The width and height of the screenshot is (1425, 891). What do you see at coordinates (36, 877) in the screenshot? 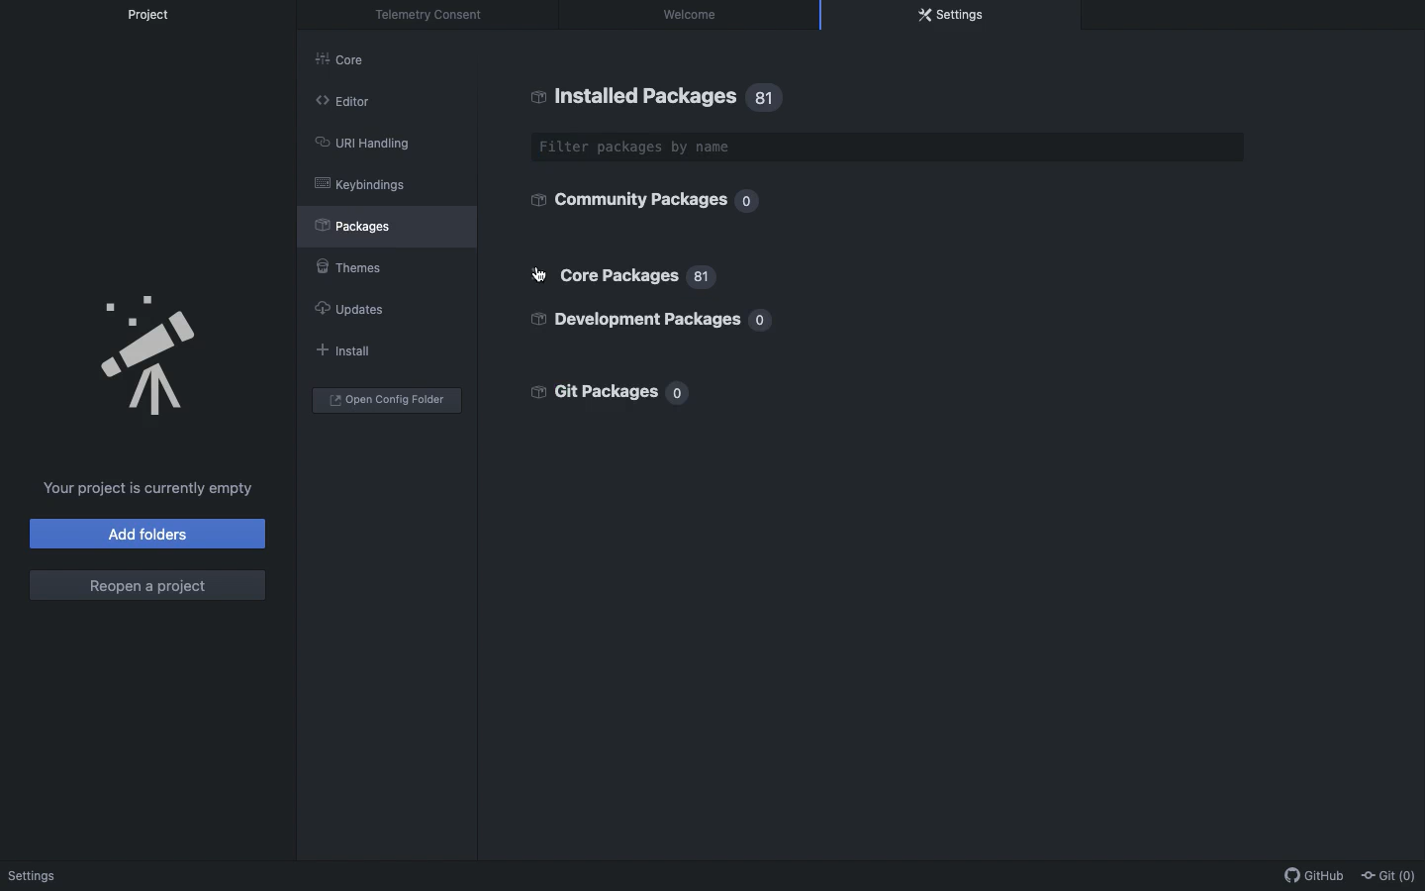
I see `Welcome` at bounding box center [36, 877].